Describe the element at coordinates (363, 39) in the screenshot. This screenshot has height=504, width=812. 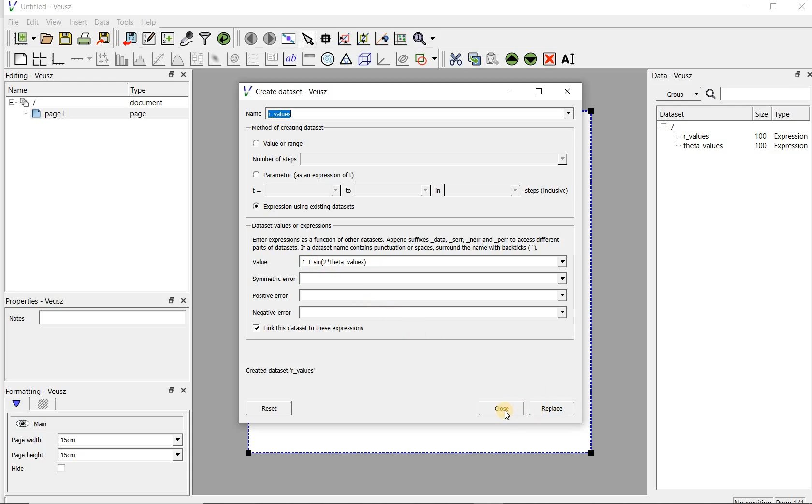
I see `click to zoom out of graph axes` at that location.